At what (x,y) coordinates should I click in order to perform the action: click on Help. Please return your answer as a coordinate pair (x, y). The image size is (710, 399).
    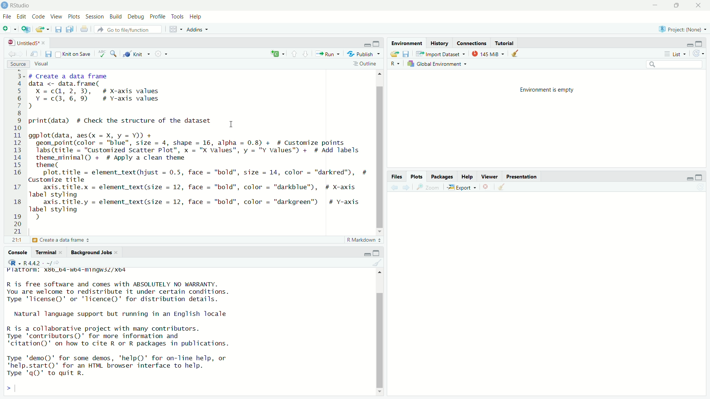
    Looking at the image, I should click on (195, 16).